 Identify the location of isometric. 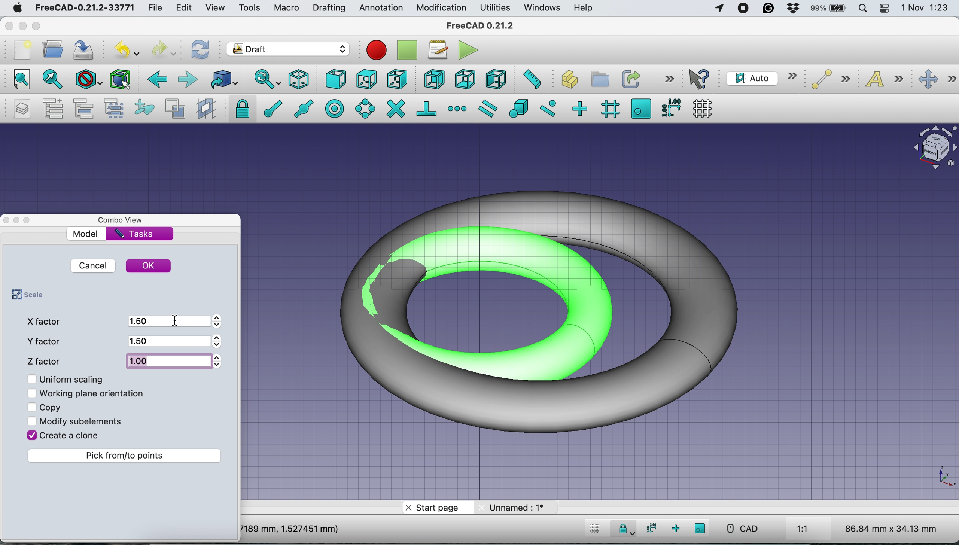
(299, 79).